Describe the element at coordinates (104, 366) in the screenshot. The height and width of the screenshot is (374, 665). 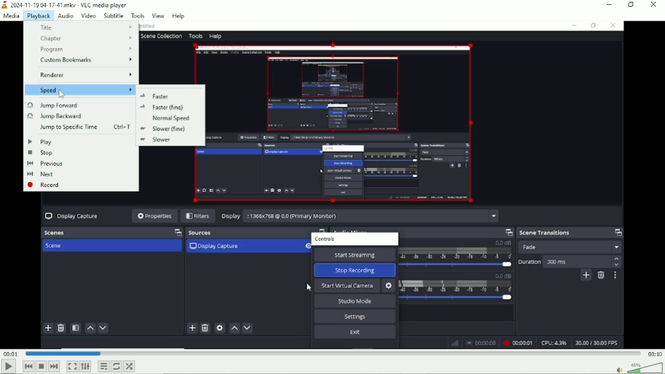
I see `Toggle playlist` at that location.